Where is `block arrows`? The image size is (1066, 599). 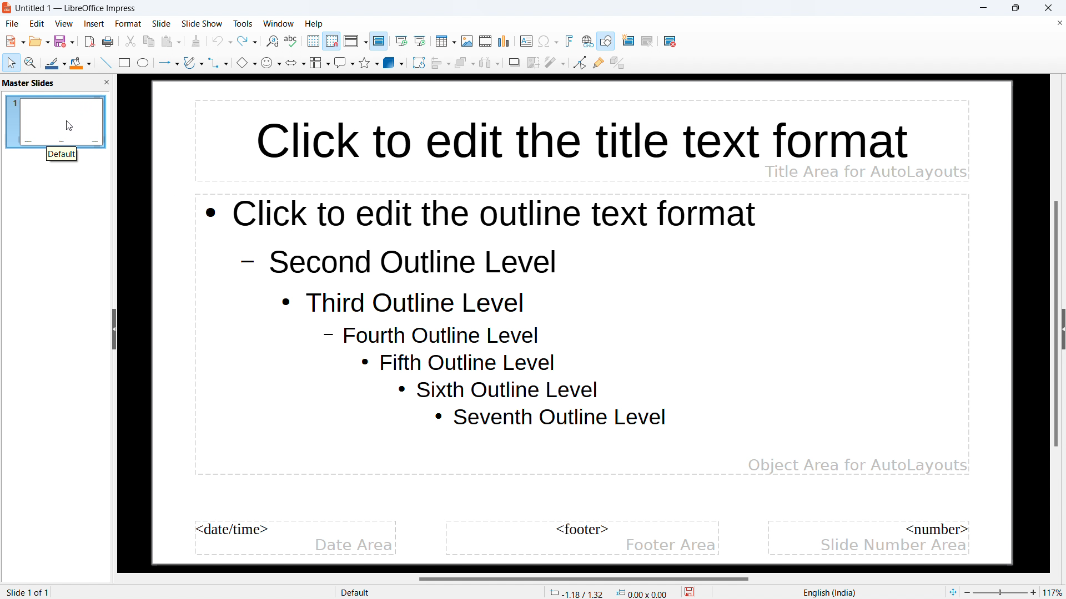
block arrows is located at coordinates (295, 62).